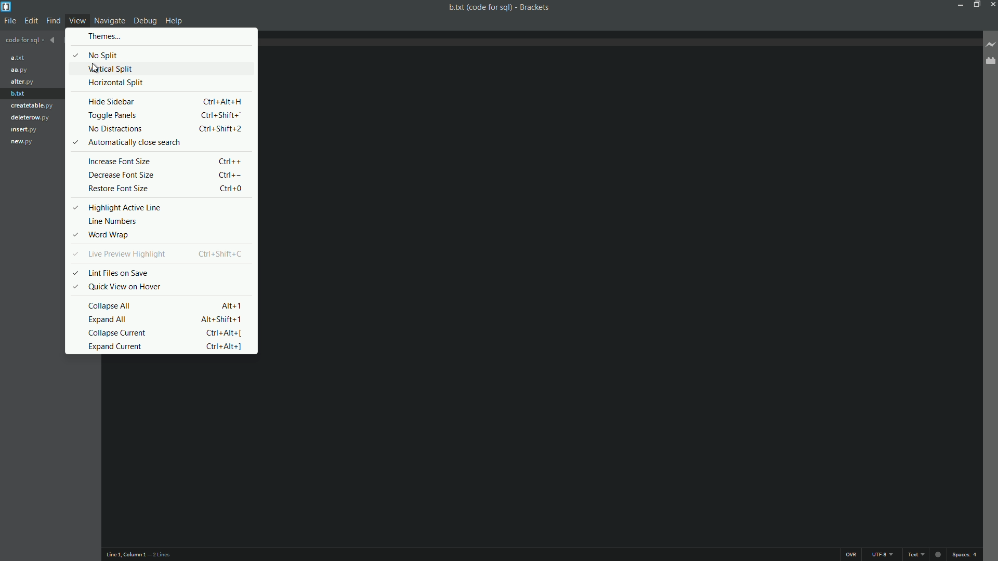  Describe the element at coordinates (534, 6) in the screenshot. I see `App name` at that location.